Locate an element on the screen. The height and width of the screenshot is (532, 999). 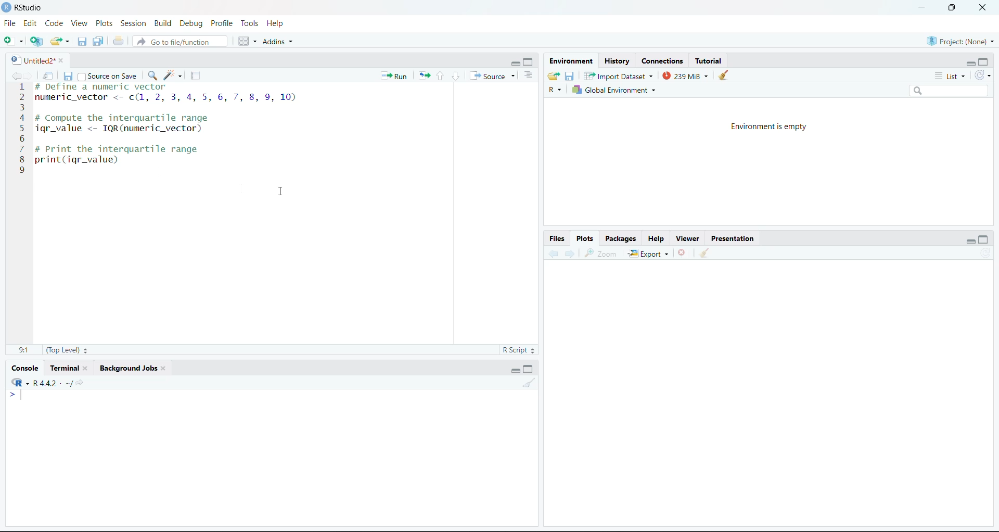
Addins is located at coordinates (279, 41).